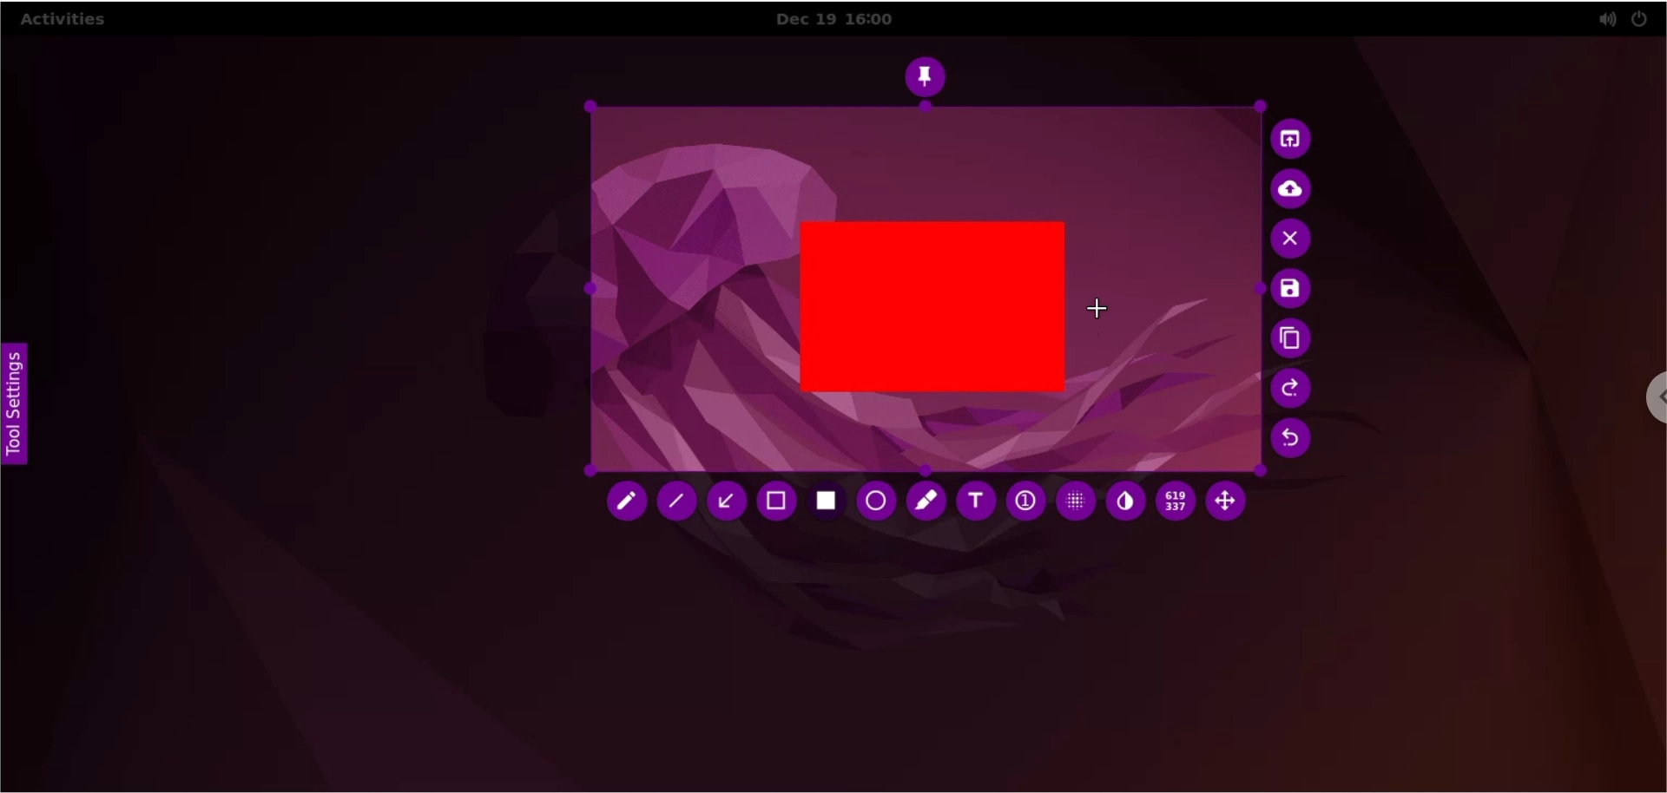 This screenshot has height=793, width=1667. Describe the element at coordinates (681, 503) in the screenshot. I see `line tool` at that location.